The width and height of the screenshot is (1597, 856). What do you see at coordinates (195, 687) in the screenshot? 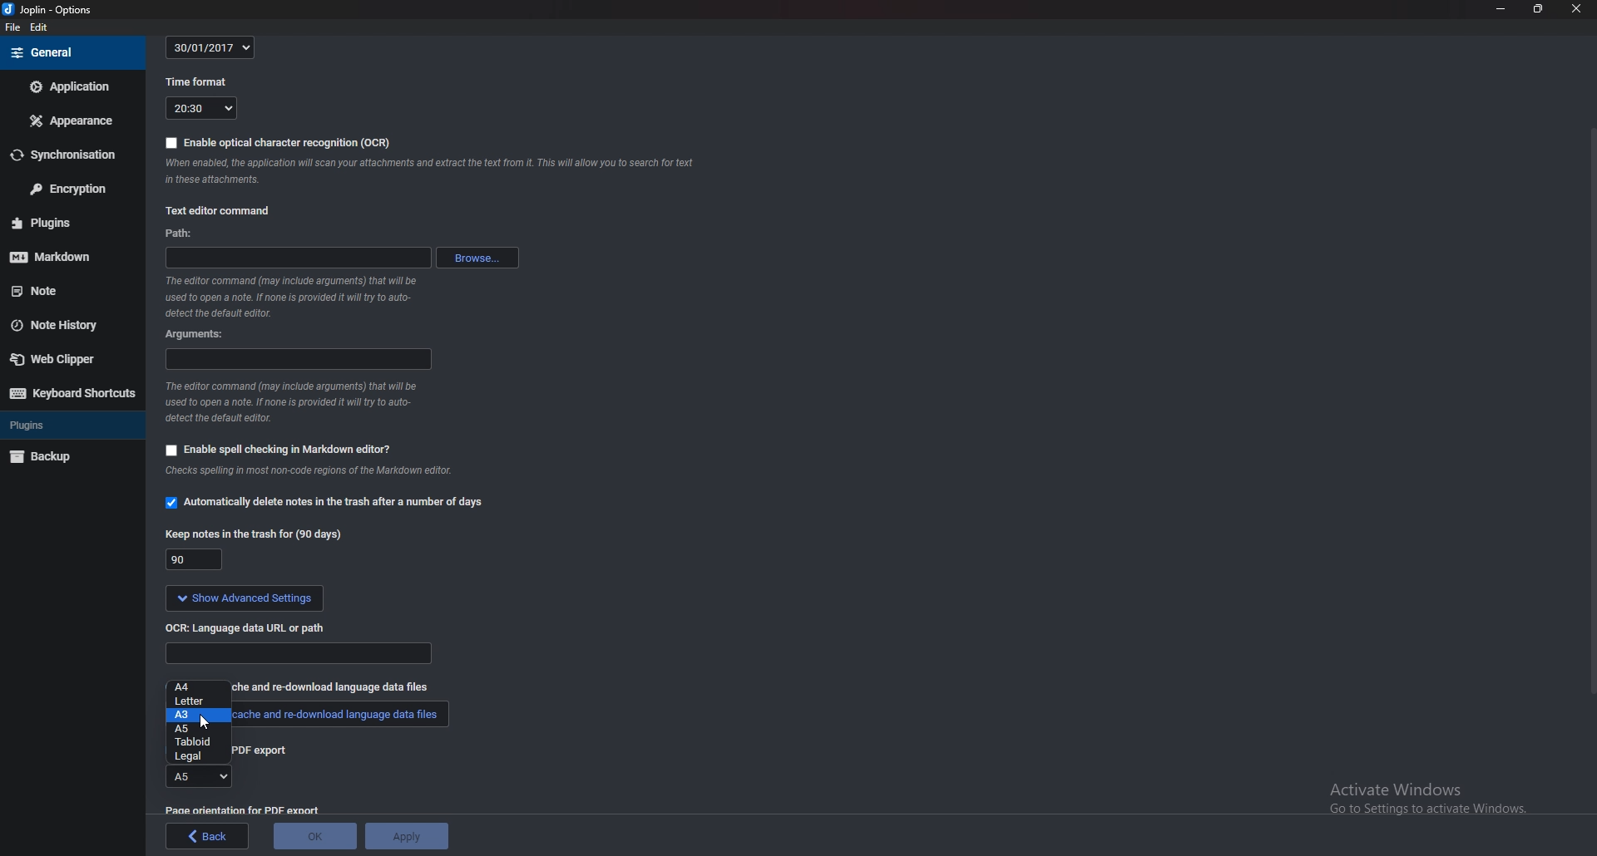
I see `A4` at bounding box center [195, 687].